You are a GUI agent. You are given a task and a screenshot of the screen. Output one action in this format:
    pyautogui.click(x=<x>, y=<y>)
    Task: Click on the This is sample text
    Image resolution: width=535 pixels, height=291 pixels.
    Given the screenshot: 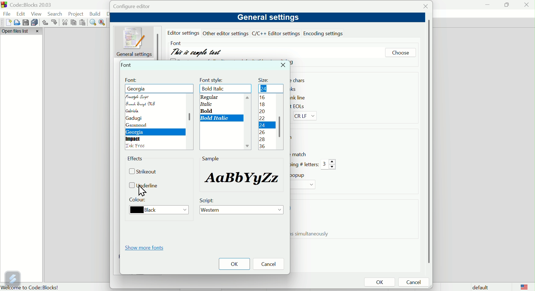 What is the action you would take?
    pyautogui.click(x=197, y=51)
    